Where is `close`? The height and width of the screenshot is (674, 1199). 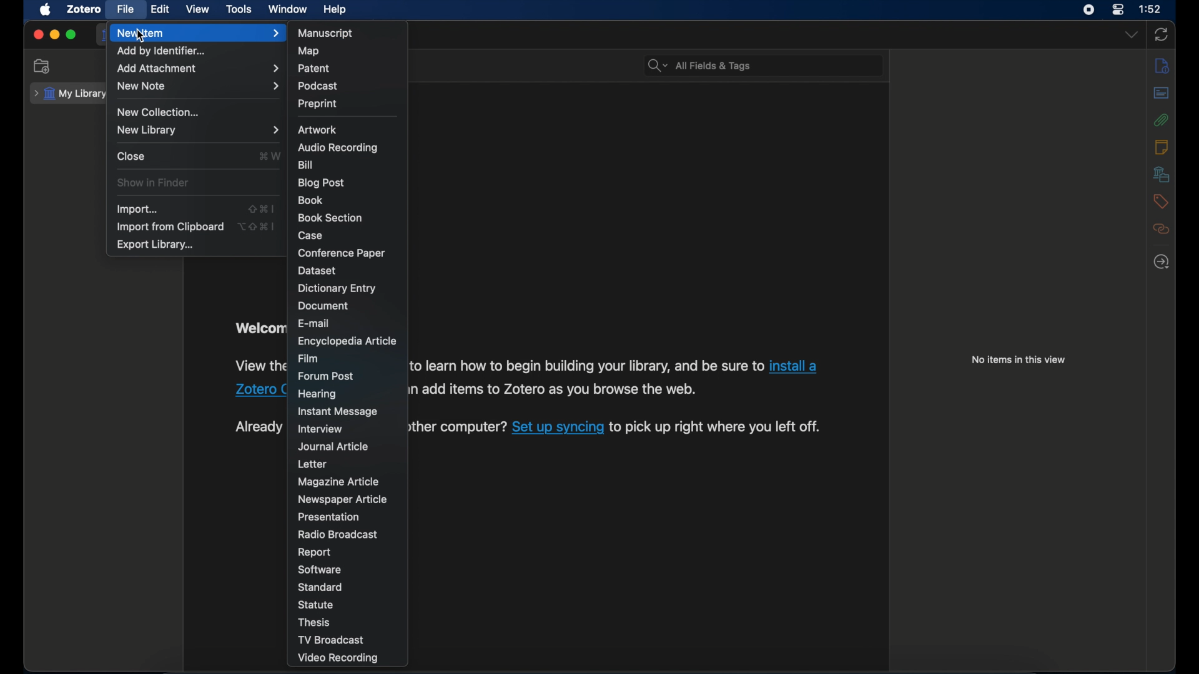 close is located at coordinates (38, 35).